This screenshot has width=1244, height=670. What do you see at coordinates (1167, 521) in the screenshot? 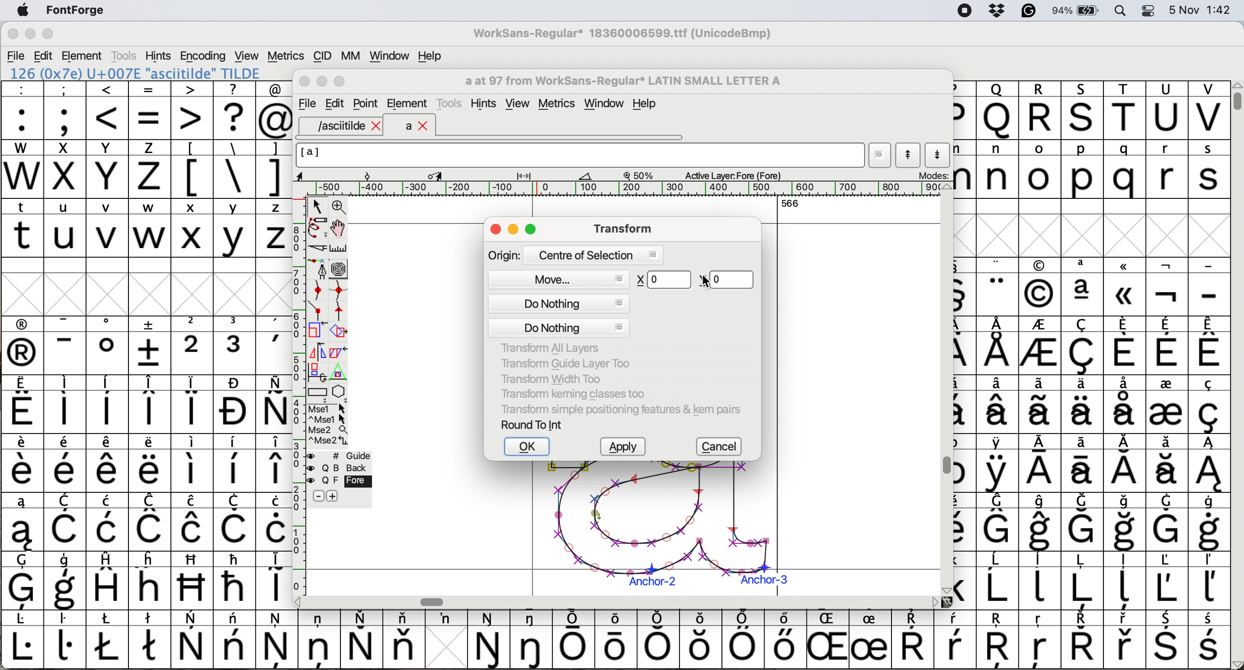
I see `symbol` at bounding box center [1167, 521].